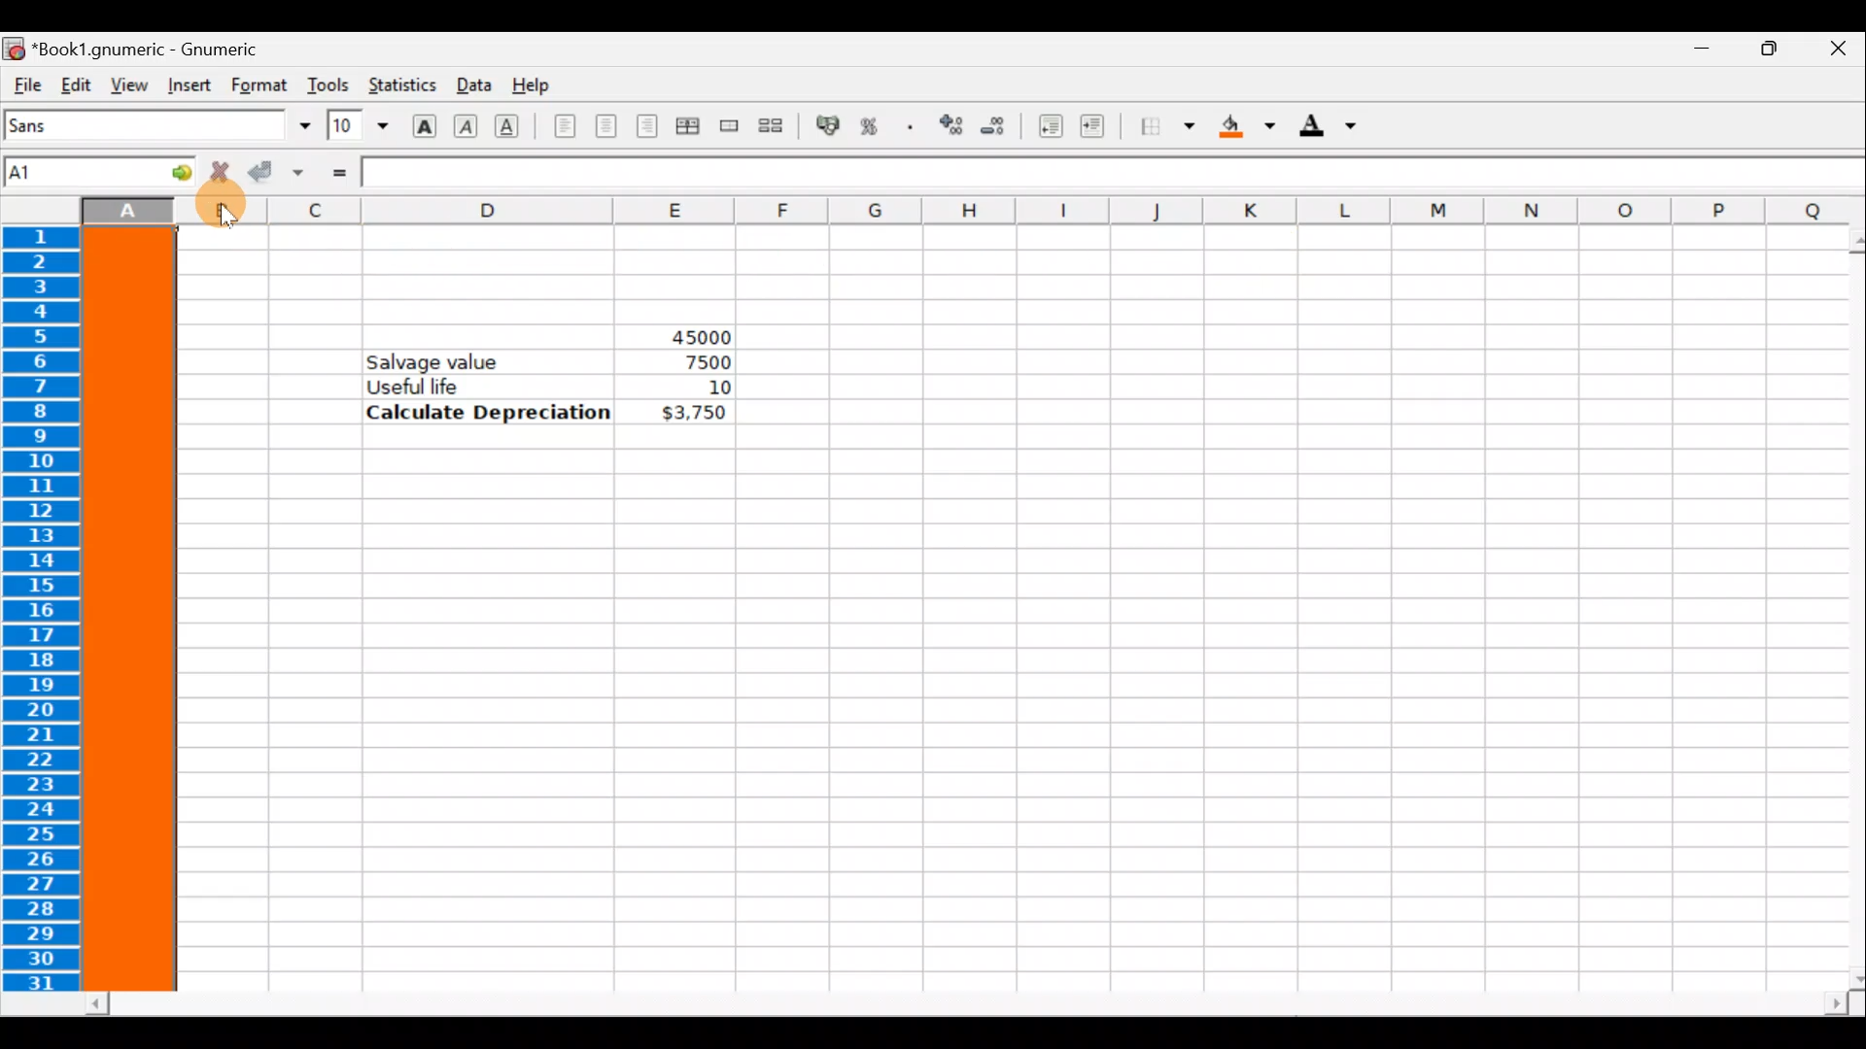  Describe the element at coordinates (424, 123) in the screenshot. I see `Bold` at that location.